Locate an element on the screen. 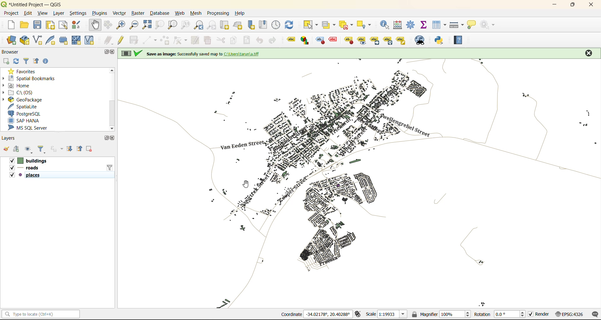 The image size is (601, 320). select location is located at coordinates (366, 24).